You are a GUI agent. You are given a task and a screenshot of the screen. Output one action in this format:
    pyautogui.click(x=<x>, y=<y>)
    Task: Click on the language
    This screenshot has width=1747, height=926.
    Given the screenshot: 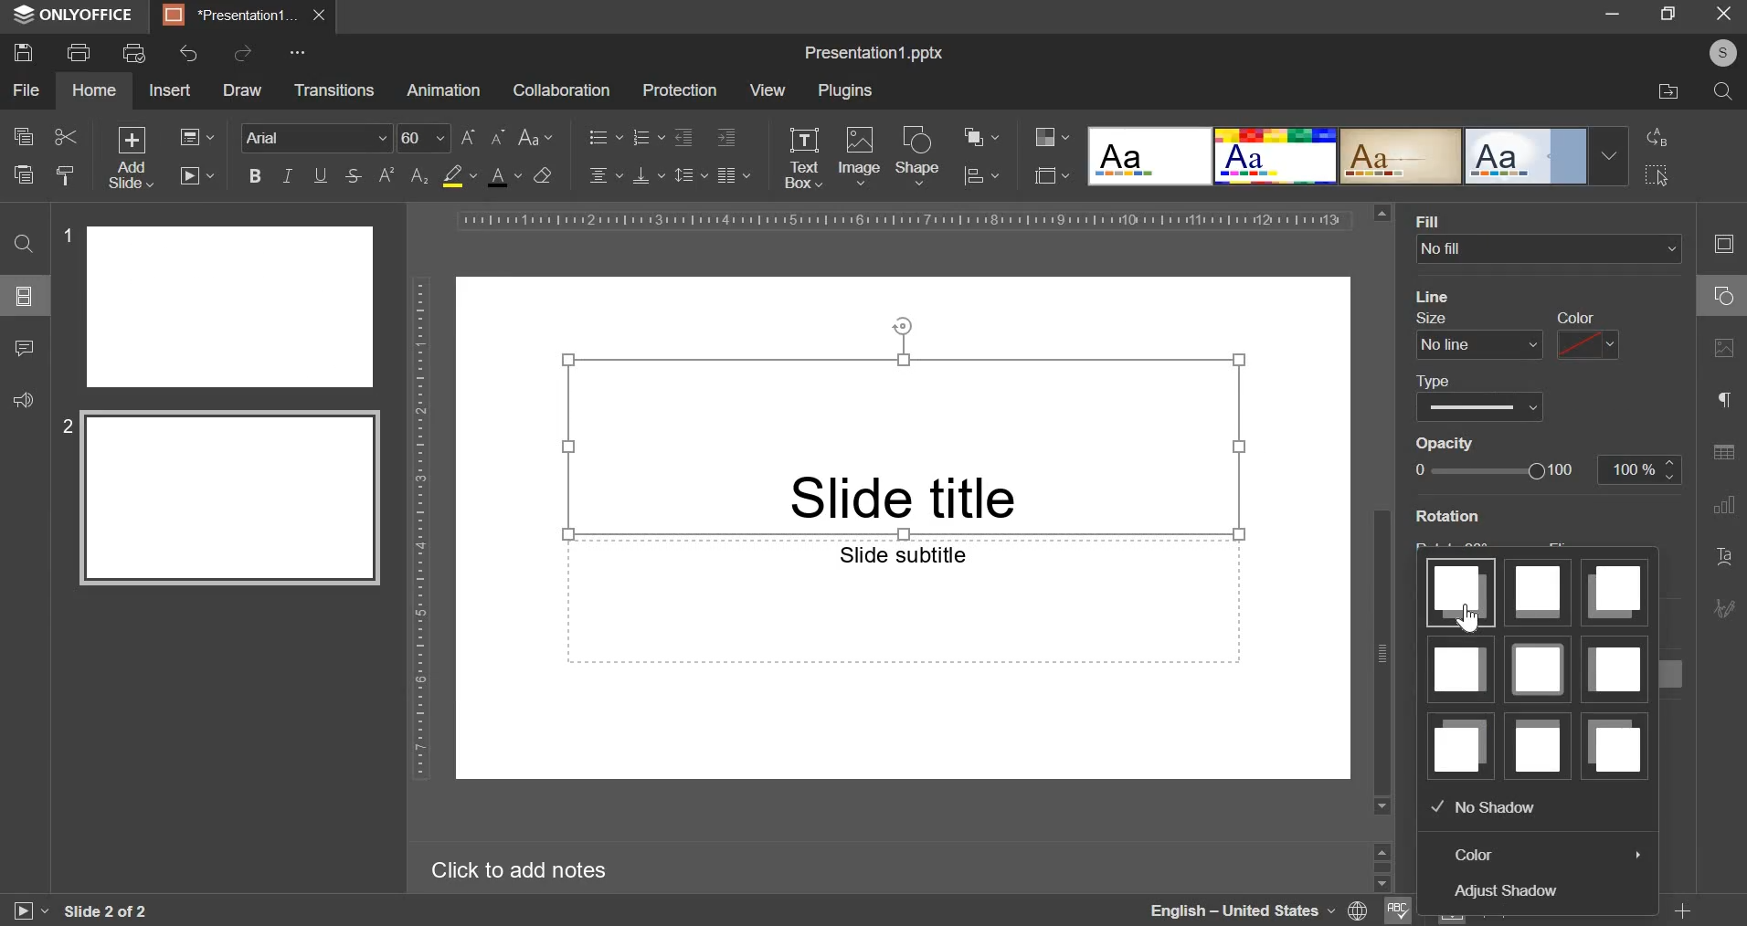 What is the action you would take?
    pyautogui.click(x=1241, y=910)
    